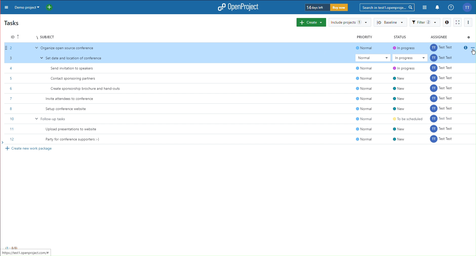 The width and height of the screenshot is (476, 256). Describe the element at coordinates (403, 119) in the screenshot. I see `to be scheduled` at that location.